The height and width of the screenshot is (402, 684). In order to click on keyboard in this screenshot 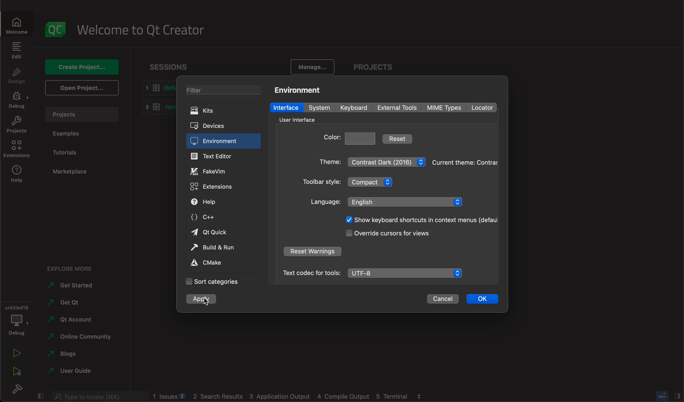, I will do `click(354, 108)`.